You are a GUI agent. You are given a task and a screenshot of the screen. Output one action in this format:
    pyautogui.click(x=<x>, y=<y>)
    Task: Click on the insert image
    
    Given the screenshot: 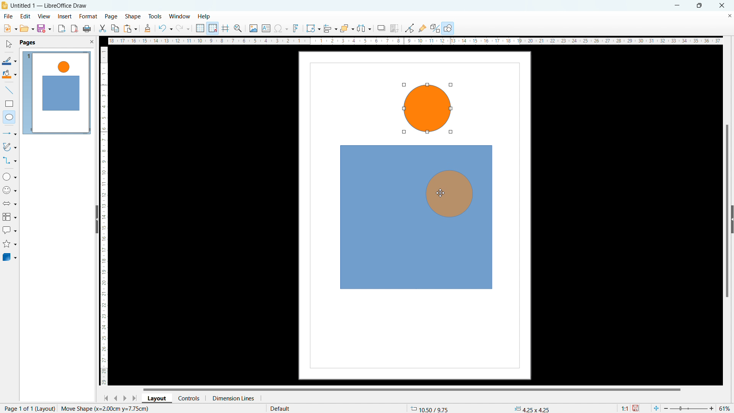 What is the action you would take?
    pyautogui.click(x=253, y=28)
    